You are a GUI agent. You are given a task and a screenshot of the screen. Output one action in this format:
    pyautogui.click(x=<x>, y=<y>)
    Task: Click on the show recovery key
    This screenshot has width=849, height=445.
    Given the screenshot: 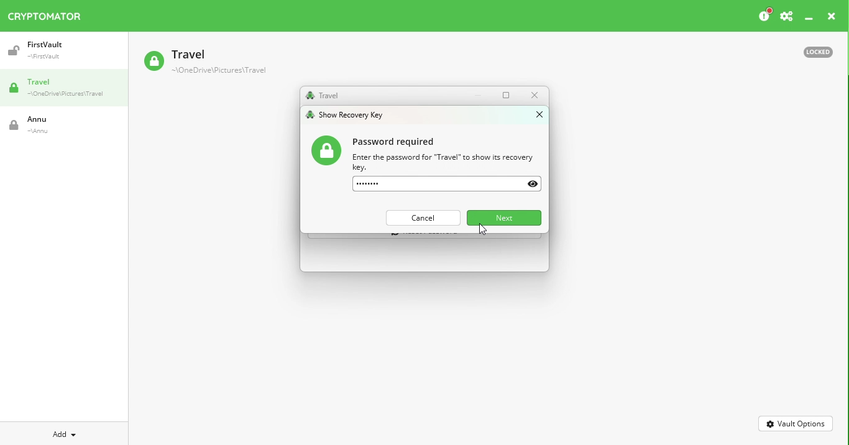 What is the action you would take?
    pyautogui.click(x=349, y=114)
    